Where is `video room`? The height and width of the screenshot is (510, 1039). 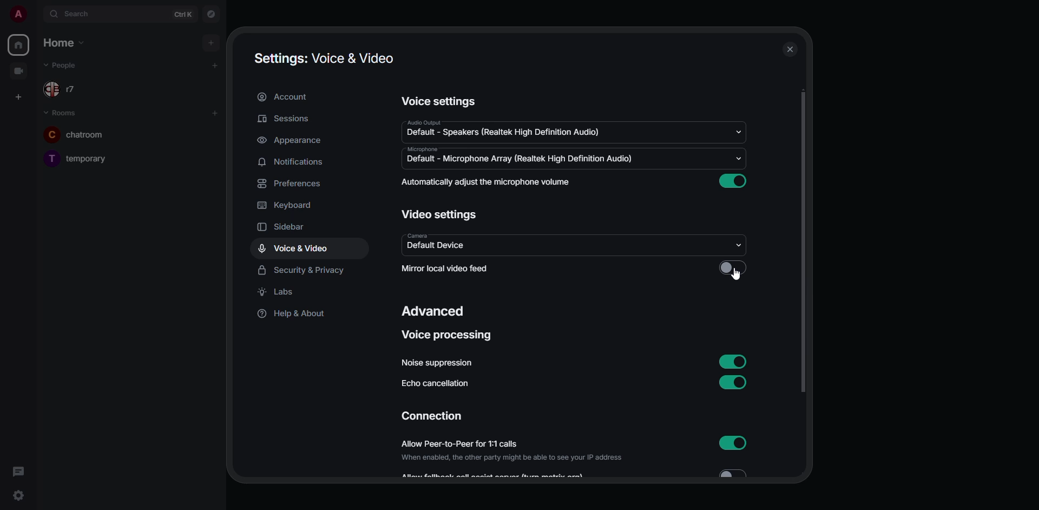
video room is located at coordinates (17, 71).